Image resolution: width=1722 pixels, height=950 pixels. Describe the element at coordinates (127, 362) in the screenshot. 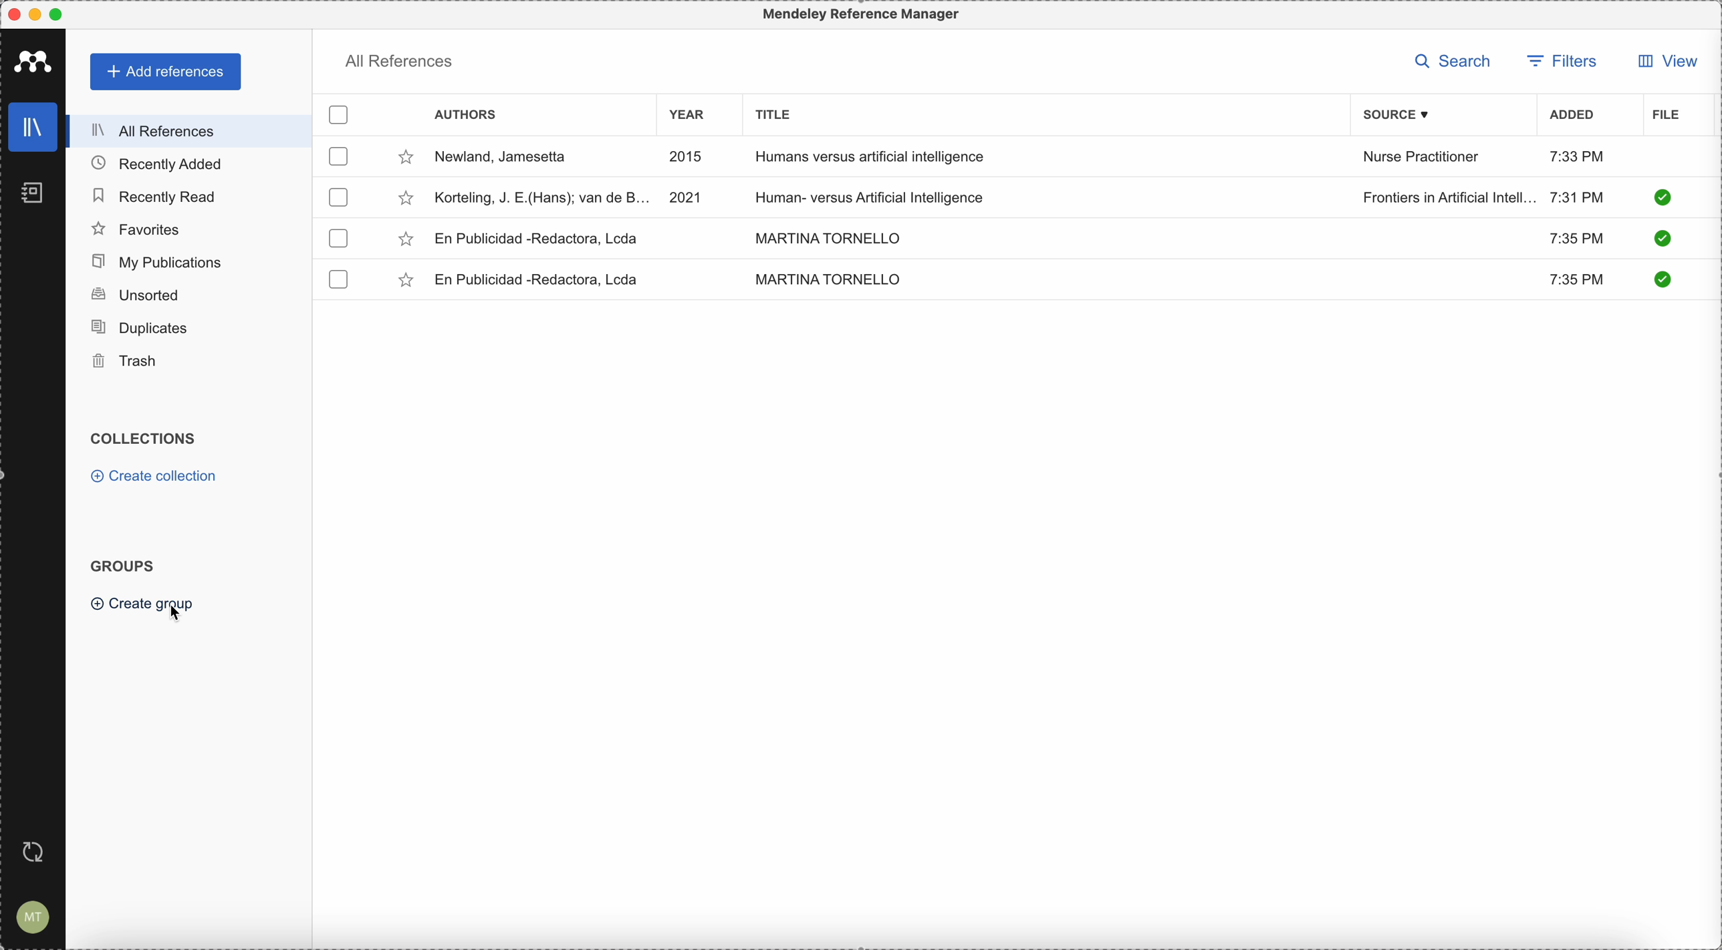

I see `trash` at that location.